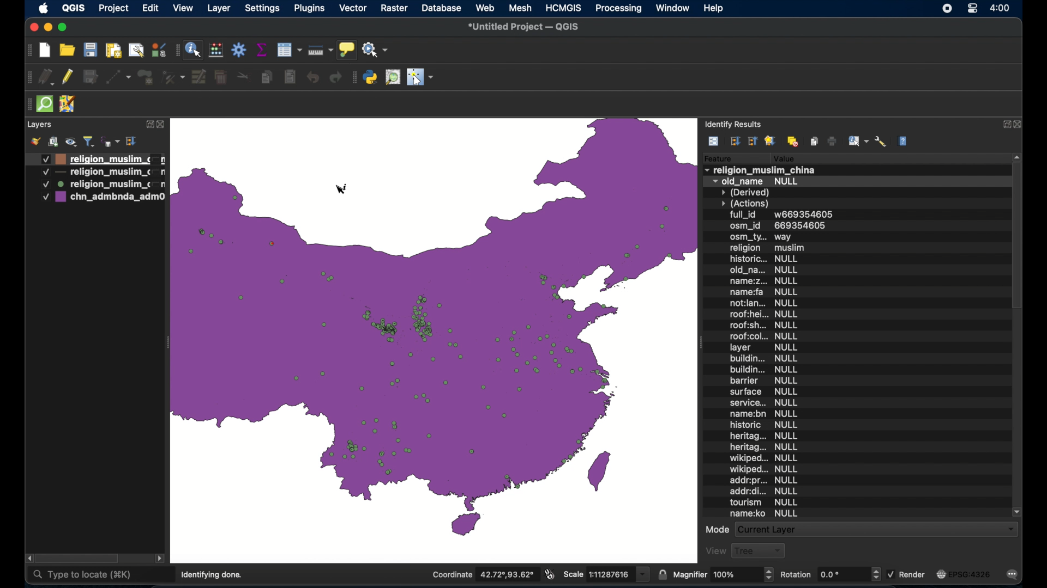 The width and height of the screenshot is (1047, 588). Describe the element at coordinates (756, 182) in the screenshot. I see `old_name` at that location.